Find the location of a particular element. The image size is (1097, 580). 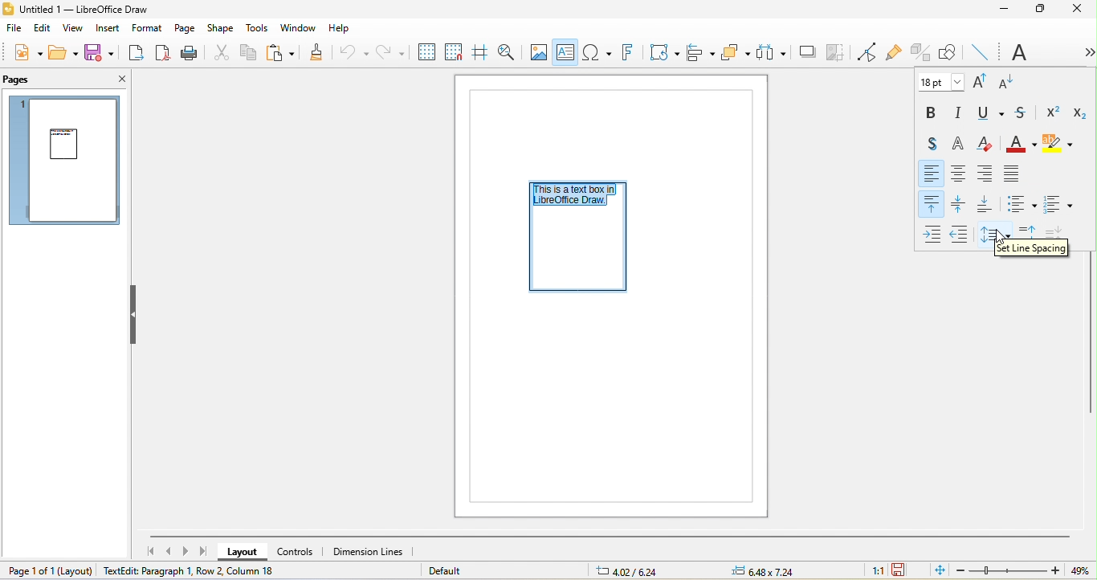

zoom is located at coordinates (1024, 570).